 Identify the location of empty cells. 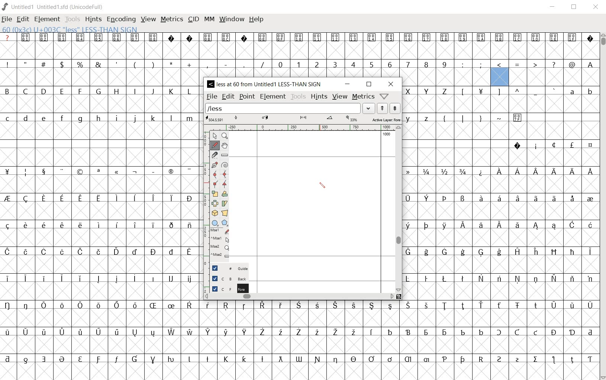
(299, 344).